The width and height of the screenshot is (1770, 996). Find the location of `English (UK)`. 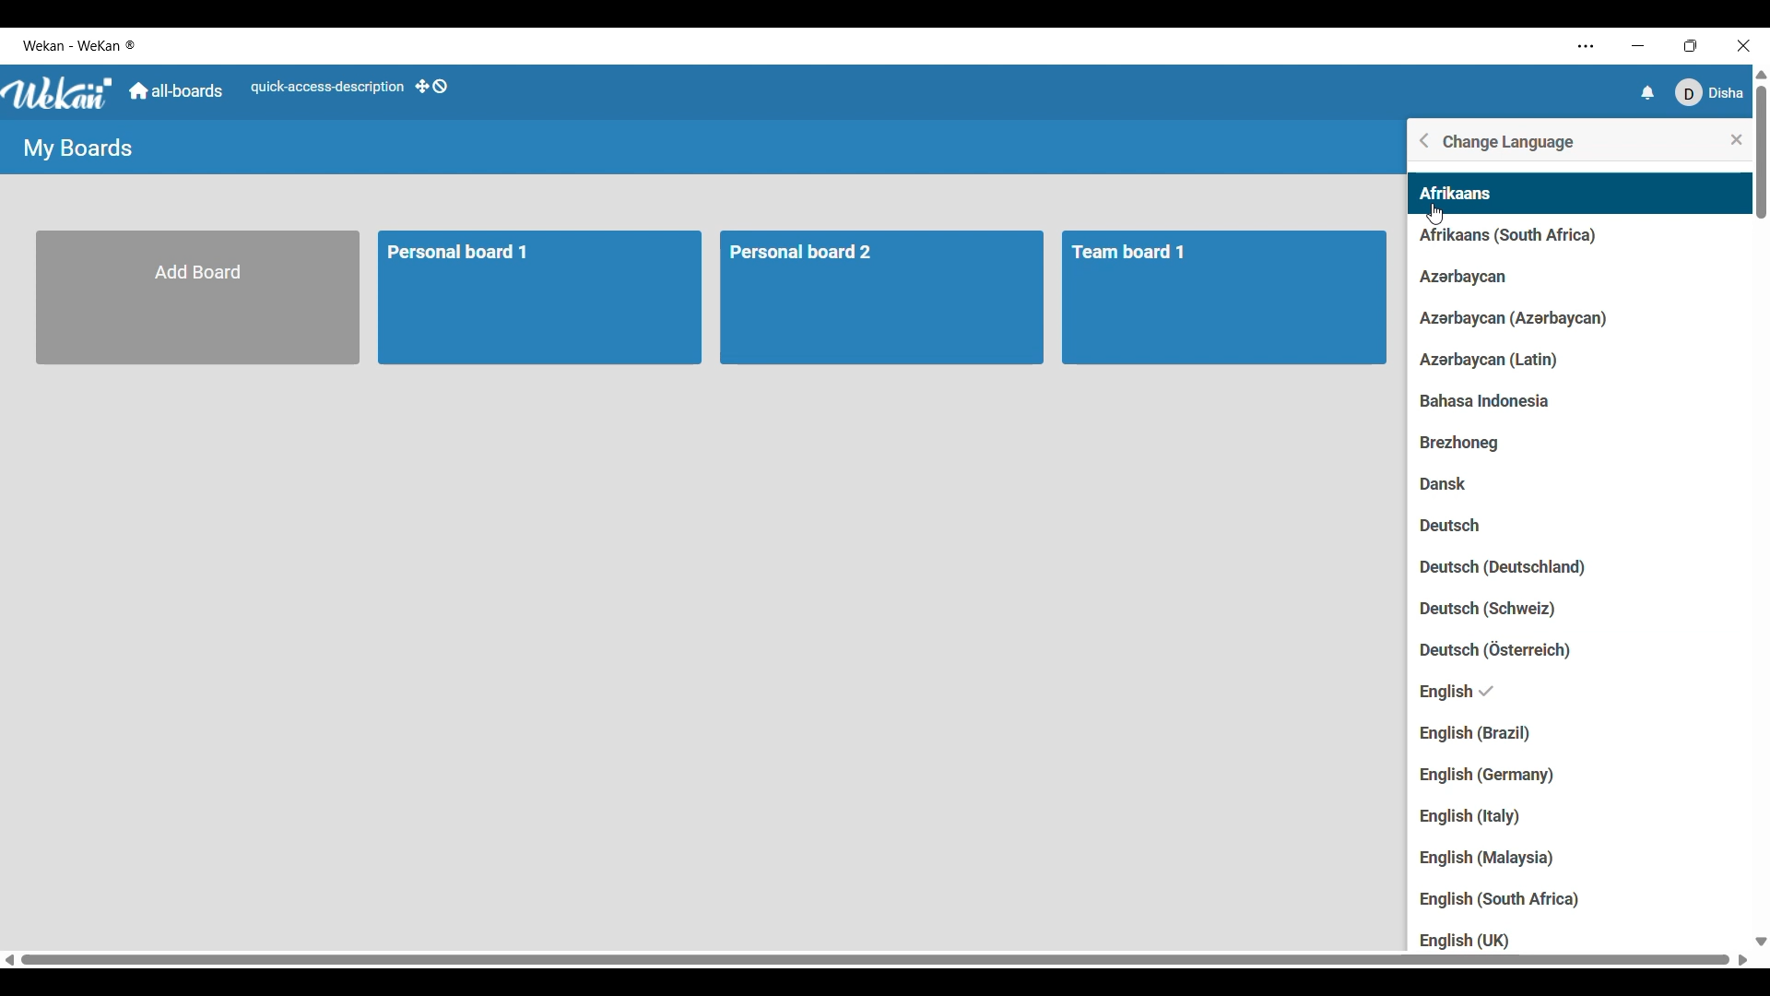

English (UK) is located at coordinates (1463, 940).